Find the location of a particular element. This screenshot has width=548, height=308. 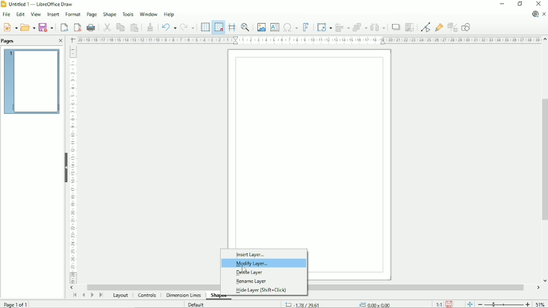

Hide layer is located at coordinates (262, 290).